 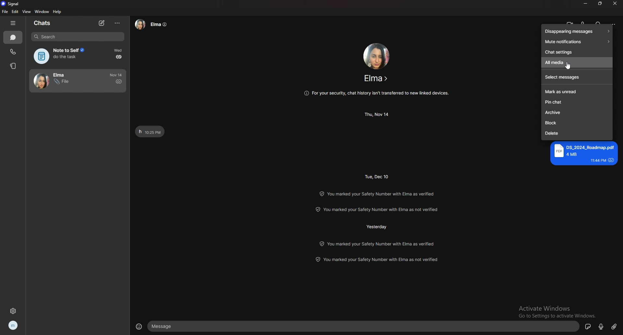 What do you see at coordinates (119, 81) in the screenshot?
I see `sent` at bounding box center [119, 81].